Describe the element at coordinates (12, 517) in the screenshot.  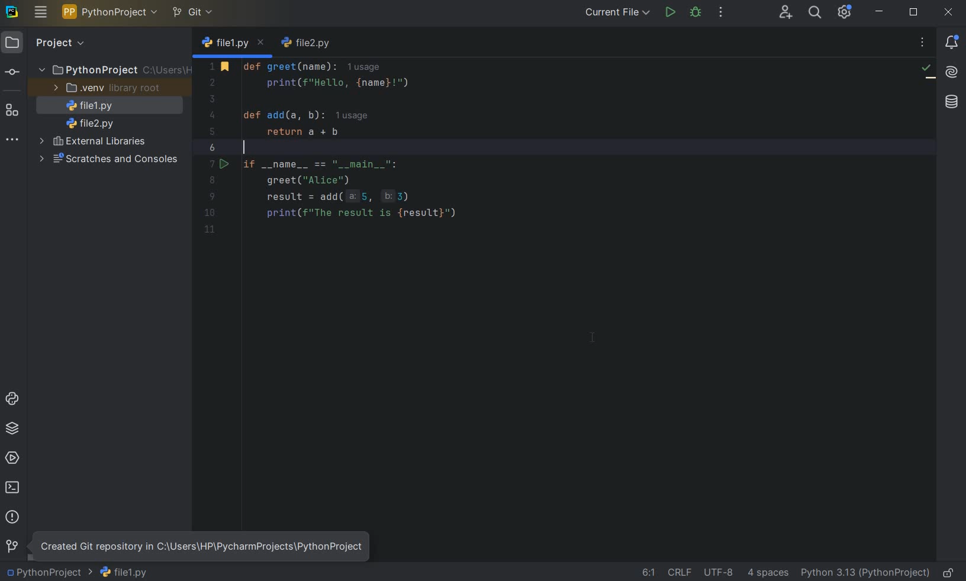
I see `problems` at that location.